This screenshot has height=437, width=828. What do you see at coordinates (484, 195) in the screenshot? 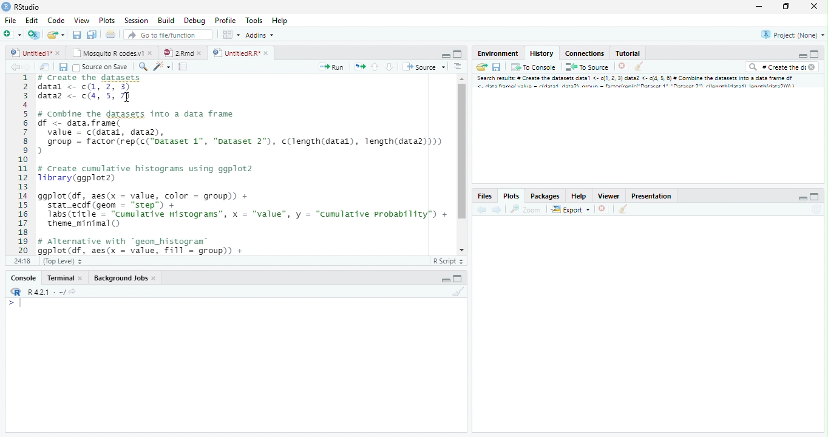
I see `Files` at bounding box center [484, 195].